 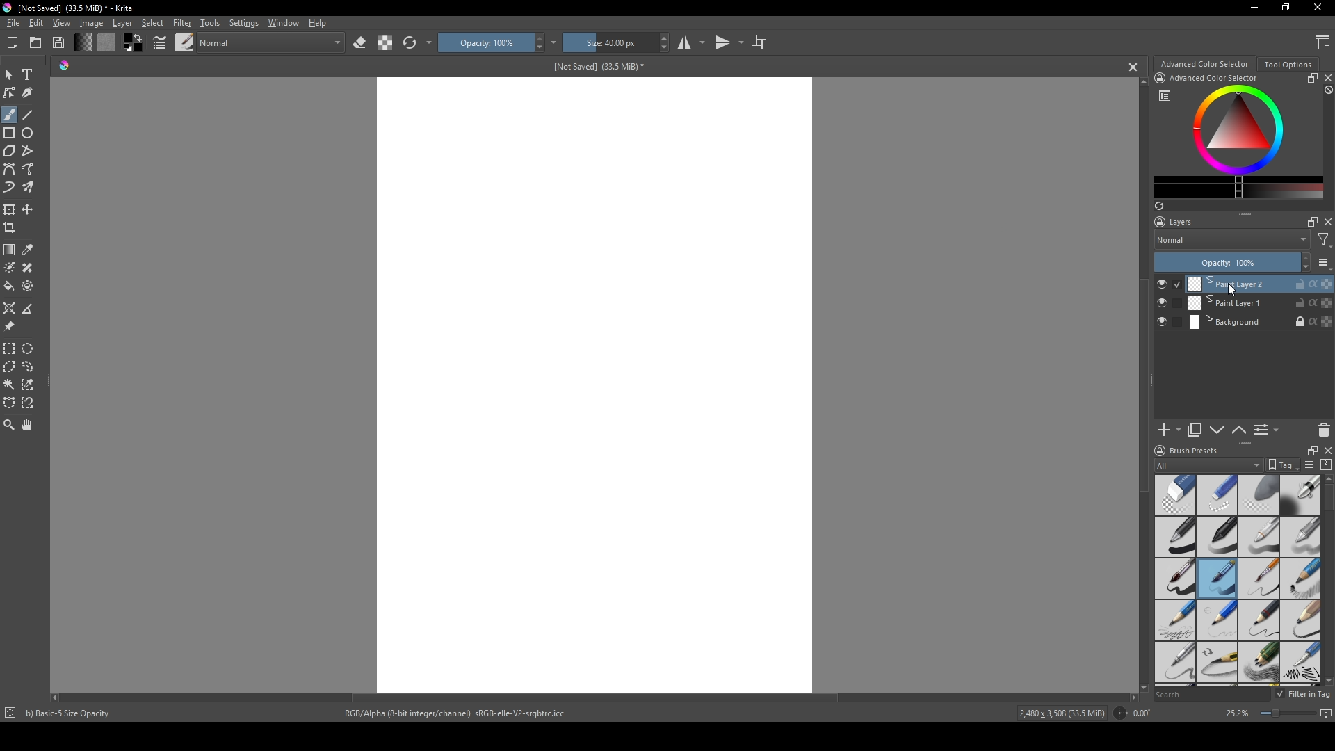 I want to click on folder, so click(x=35, y=43).